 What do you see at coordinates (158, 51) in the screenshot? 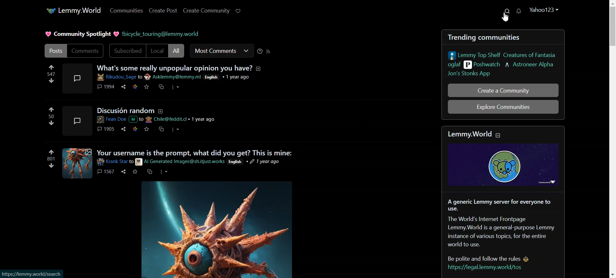
I see `Local` at bounding box center [158, 51].